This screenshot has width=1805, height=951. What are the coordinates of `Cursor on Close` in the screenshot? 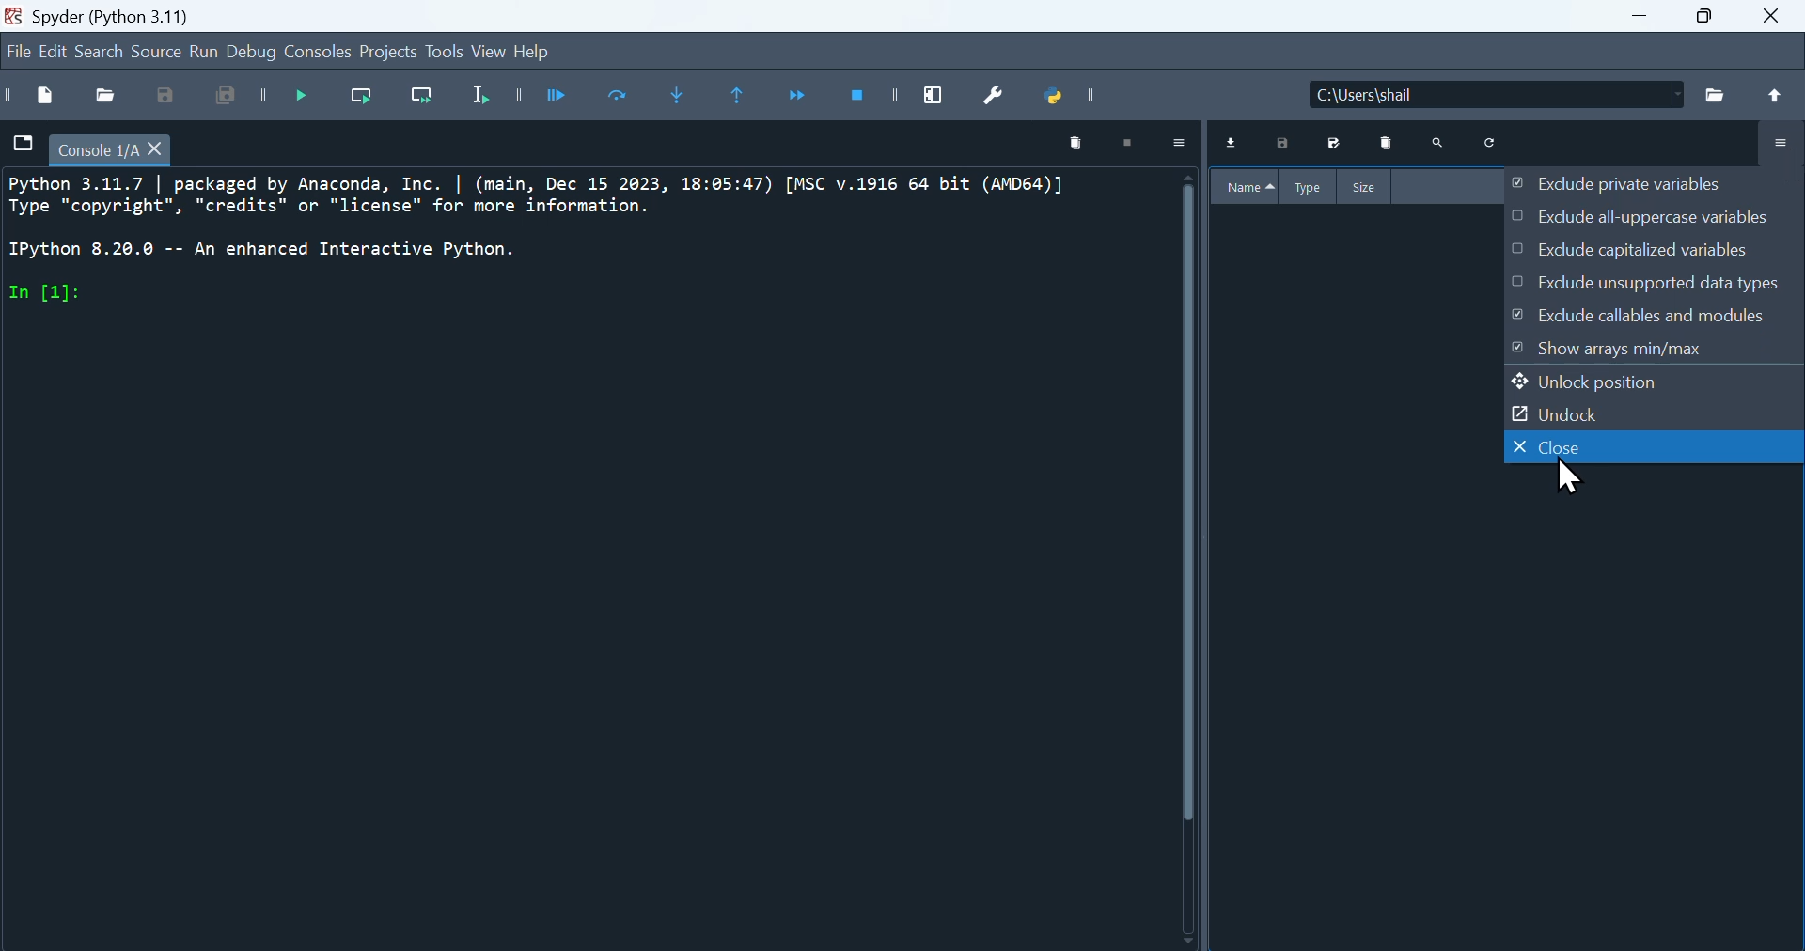 It's located at (1563, 476).